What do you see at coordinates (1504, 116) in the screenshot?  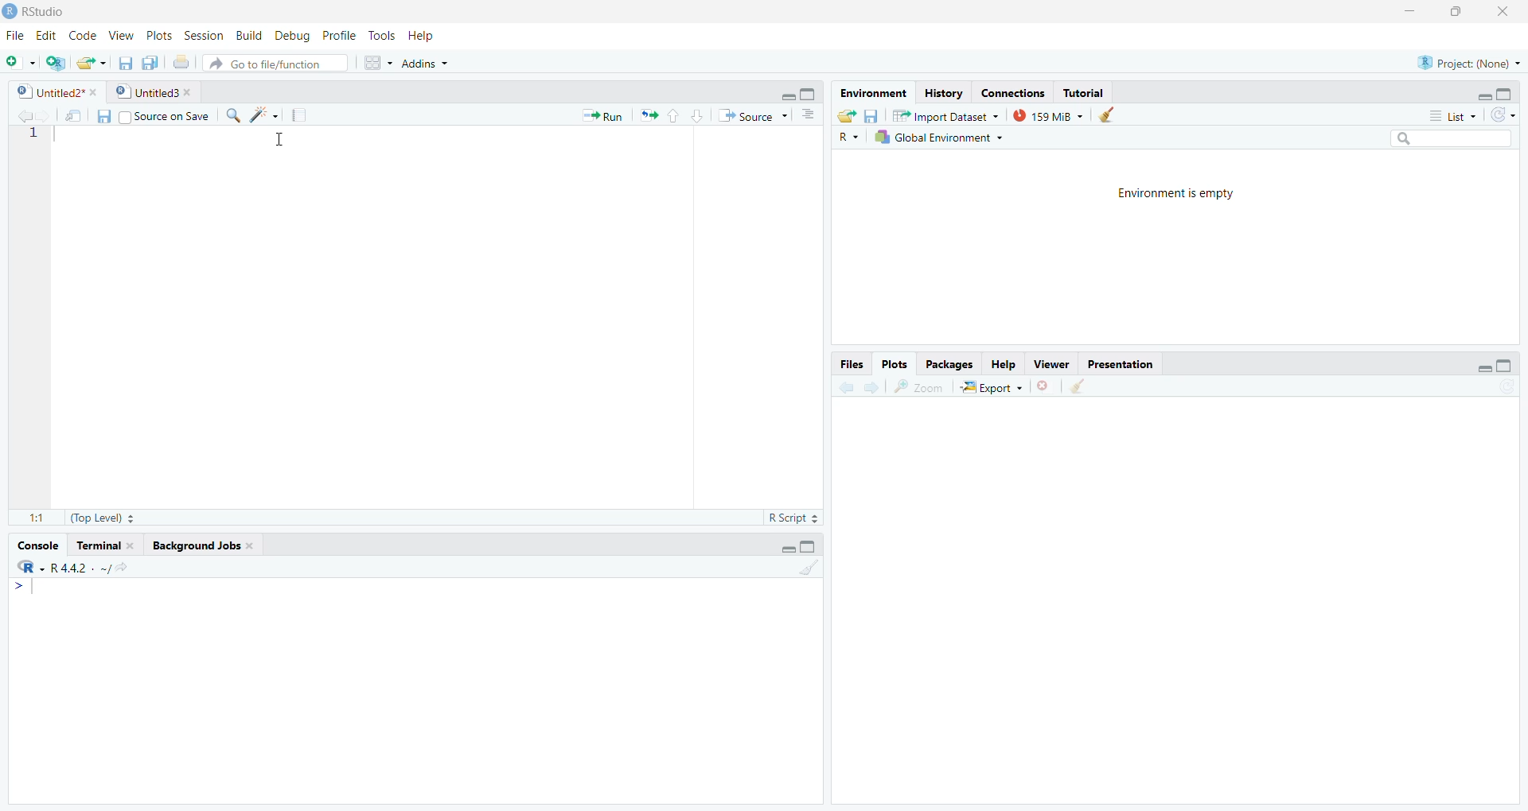 I see `Refresh` at bounding box center [1504, 116].